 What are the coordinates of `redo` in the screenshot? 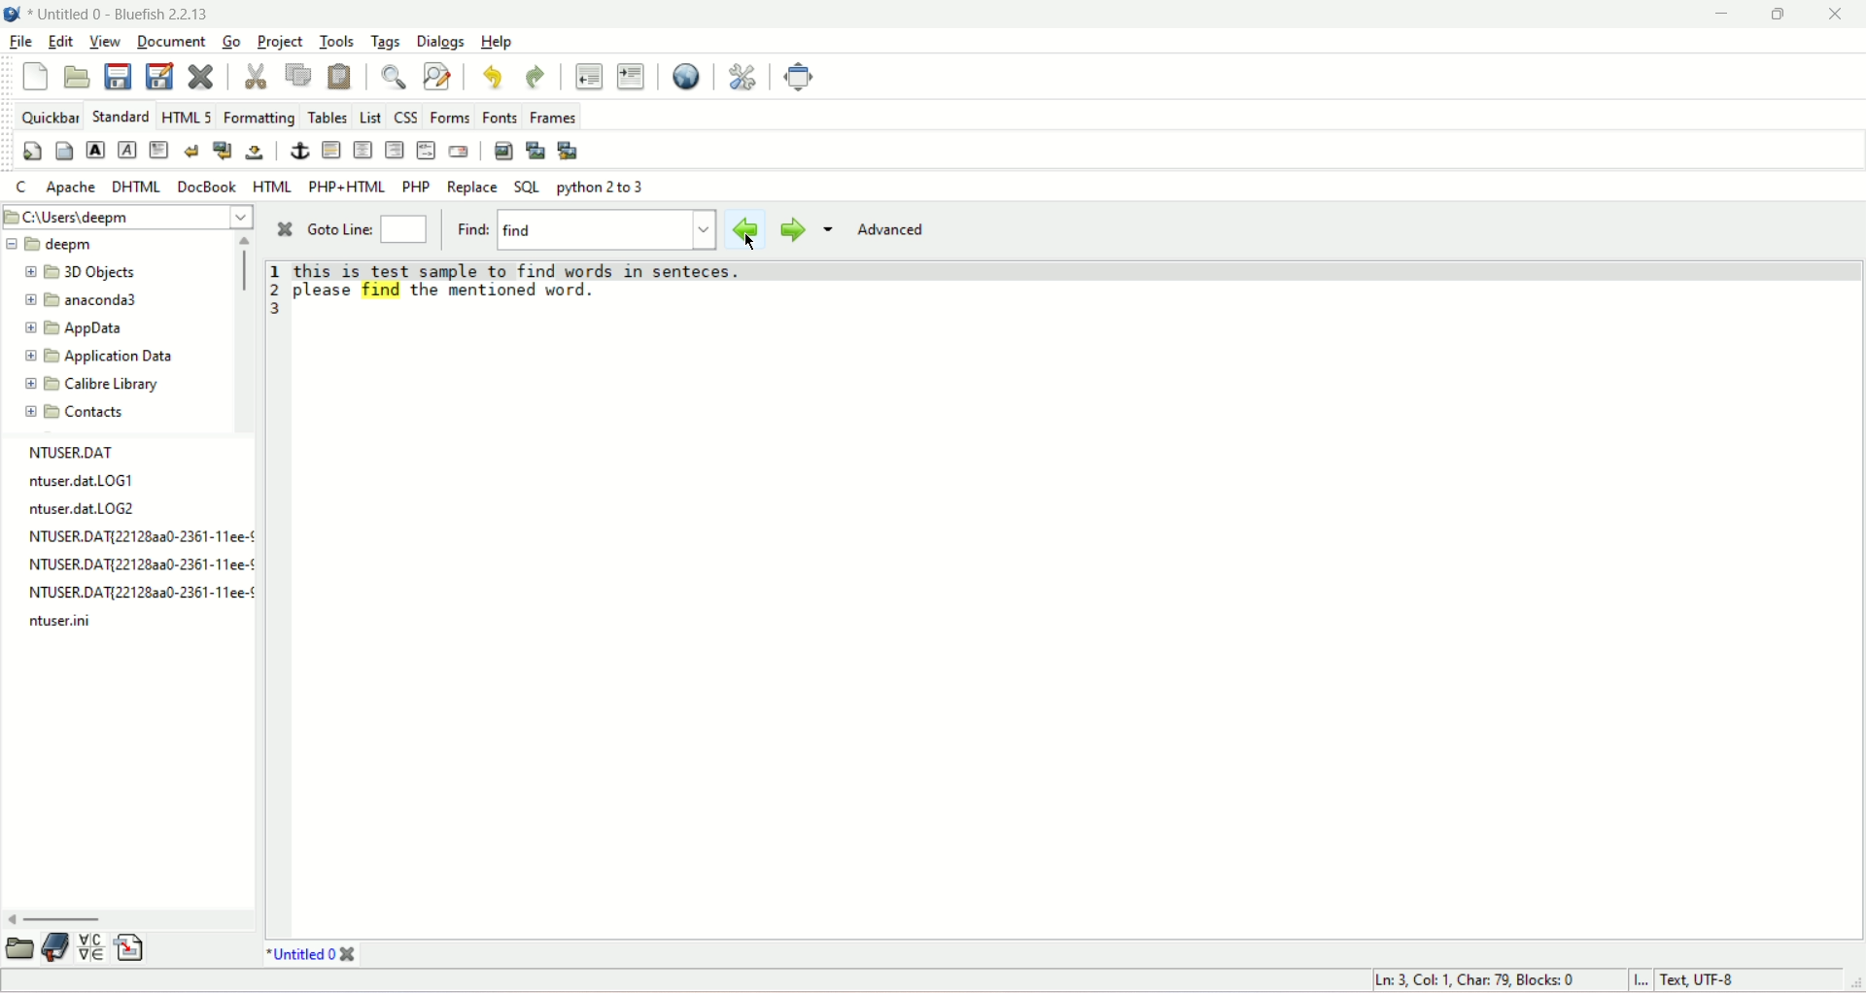 It's located at (536, 76).